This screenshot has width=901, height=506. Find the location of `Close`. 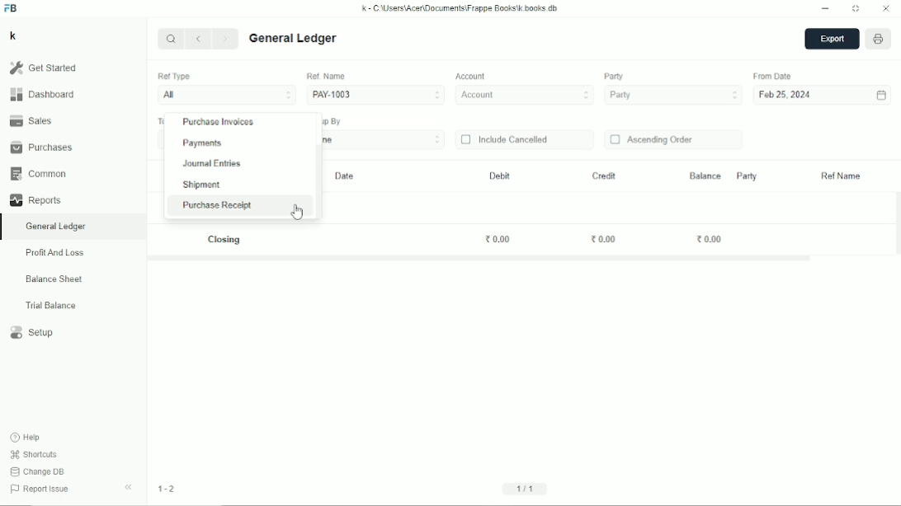

Close is located at coordinates (886, 9).